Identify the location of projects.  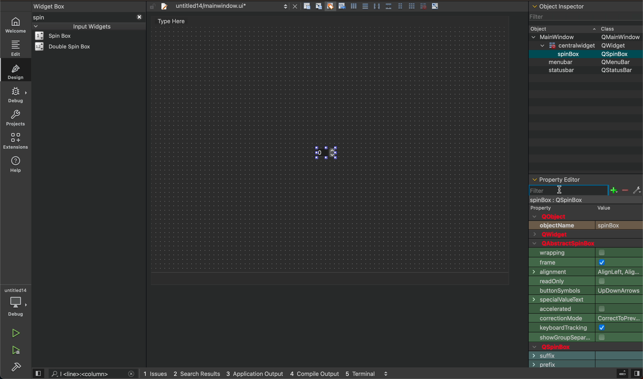
(15, 118).